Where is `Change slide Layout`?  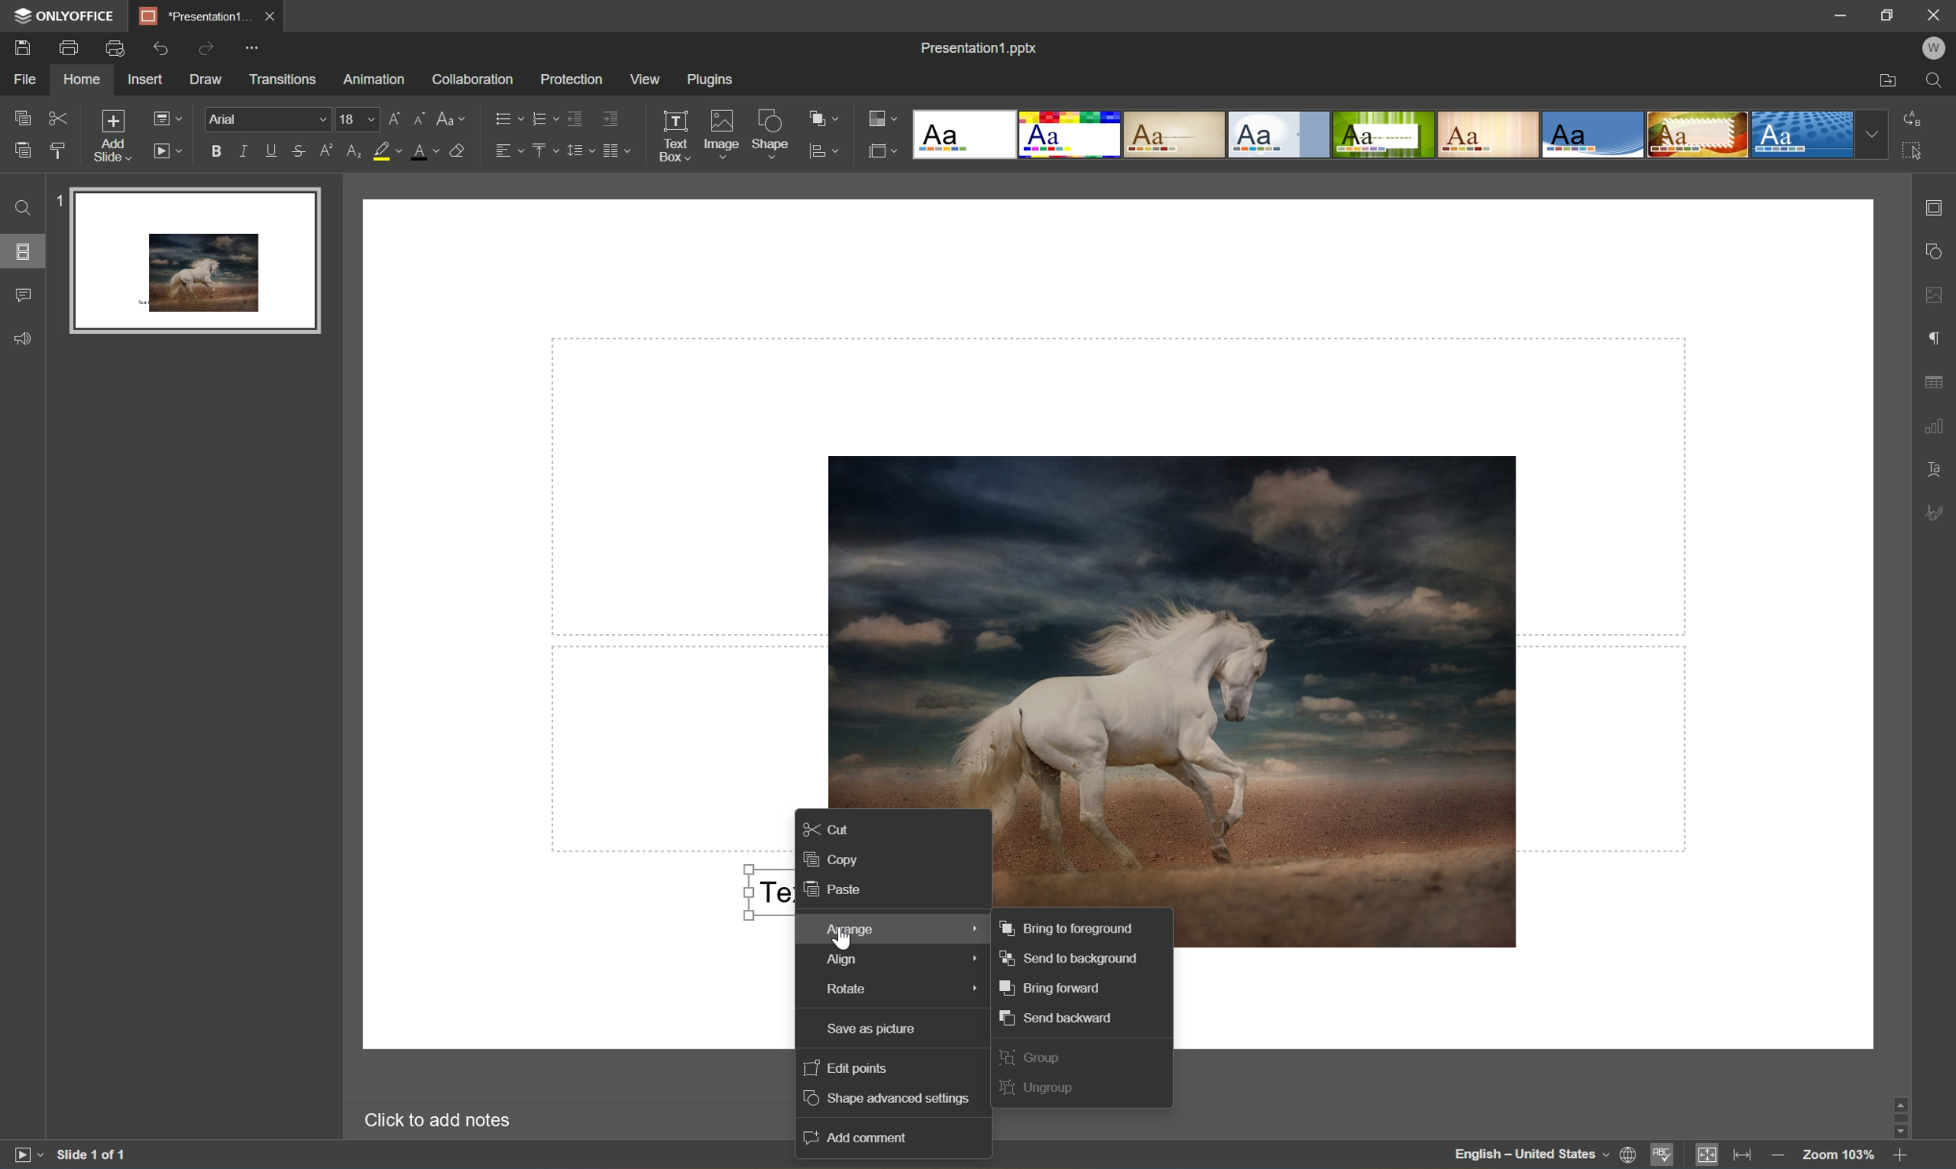
Change slide Layout is located at coordinates (166, 121).